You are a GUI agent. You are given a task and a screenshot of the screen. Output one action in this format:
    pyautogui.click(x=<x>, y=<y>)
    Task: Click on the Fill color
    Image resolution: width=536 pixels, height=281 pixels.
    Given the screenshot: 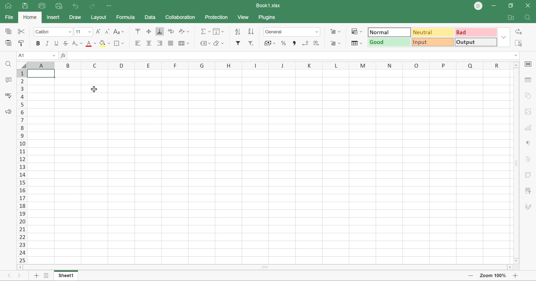 What is the action you would take?
    pyautogui.click(x=105, y=43)
    